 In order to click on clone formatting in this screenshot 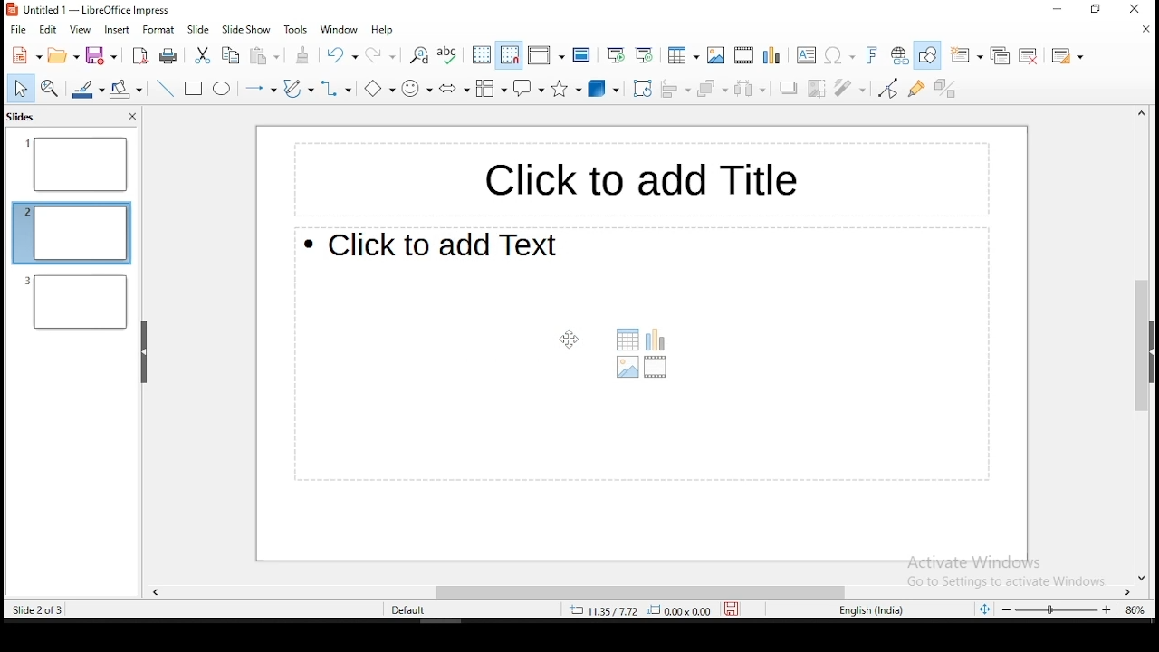, I will do `click(303, 54)`.